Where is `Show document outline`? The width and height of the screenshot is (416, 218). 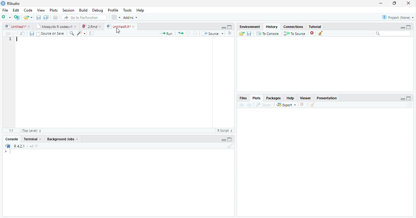 Show document outline is located at coordinates (229, 33).